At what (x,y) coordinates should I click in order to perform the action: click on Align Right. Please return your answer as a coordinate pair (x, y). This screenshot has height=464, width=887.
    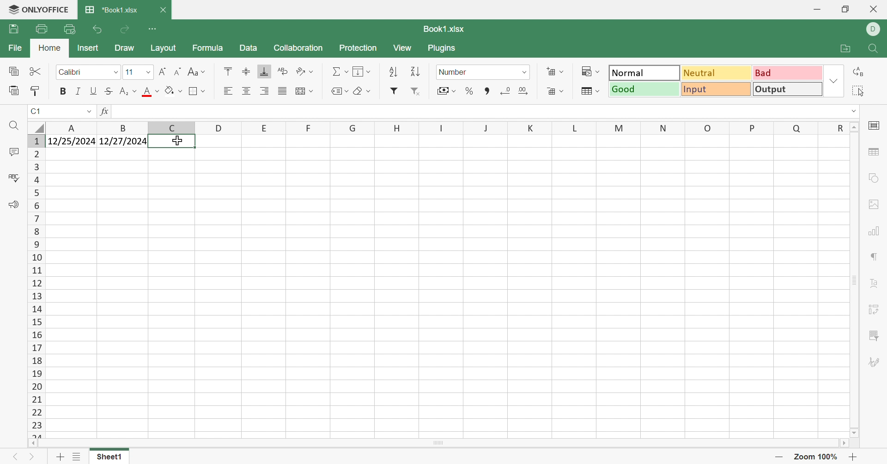
    Looking at the image, I should click on (264, 91).